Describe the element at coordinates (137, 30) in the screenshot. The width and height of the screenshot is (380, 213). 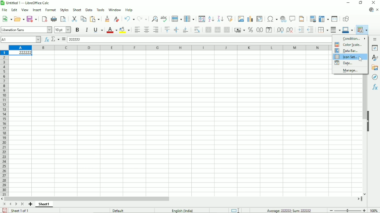
I see `Align left` at that location.